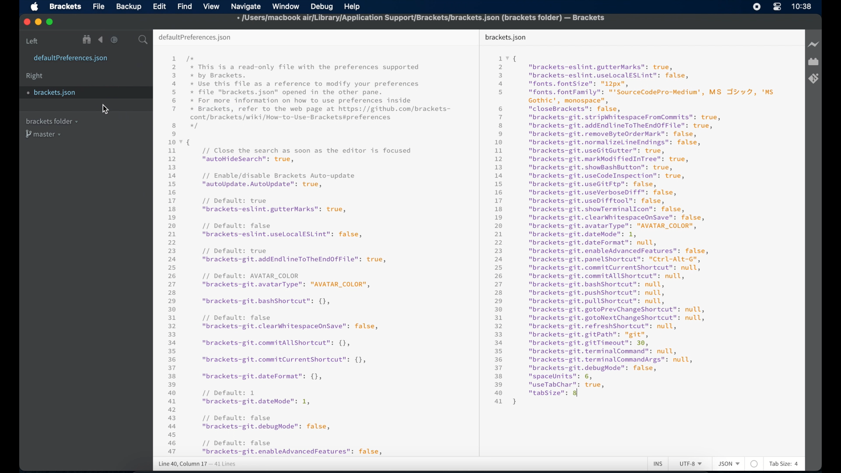 This screenshot has height=473, width=841. I want to click on maximize, so click(50, 22).